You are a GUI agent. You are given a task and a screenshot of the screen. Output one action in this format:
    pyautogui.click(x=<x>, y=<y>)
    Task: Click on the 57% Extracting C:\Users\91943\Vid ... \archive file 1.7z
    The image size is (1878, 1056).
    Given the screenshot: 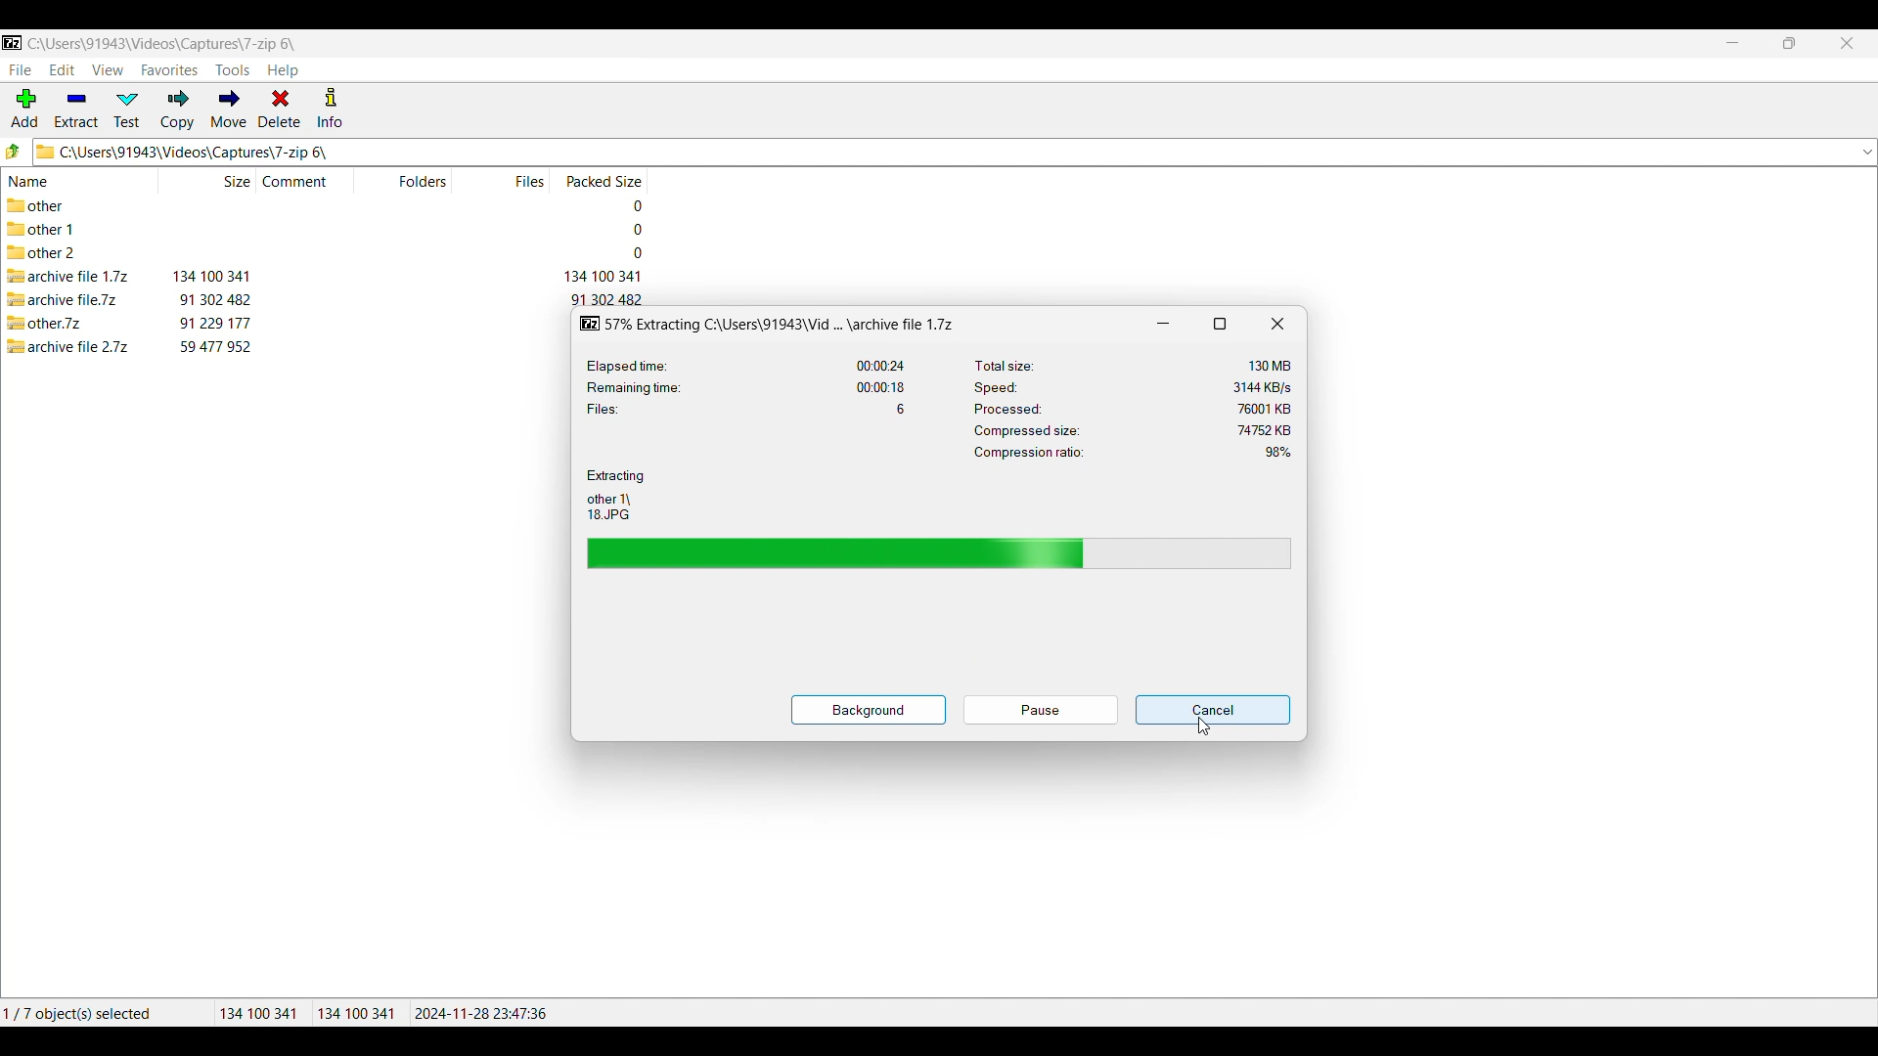 What is the action you would take?
    pyautogui.click(x=771, y=324)
    